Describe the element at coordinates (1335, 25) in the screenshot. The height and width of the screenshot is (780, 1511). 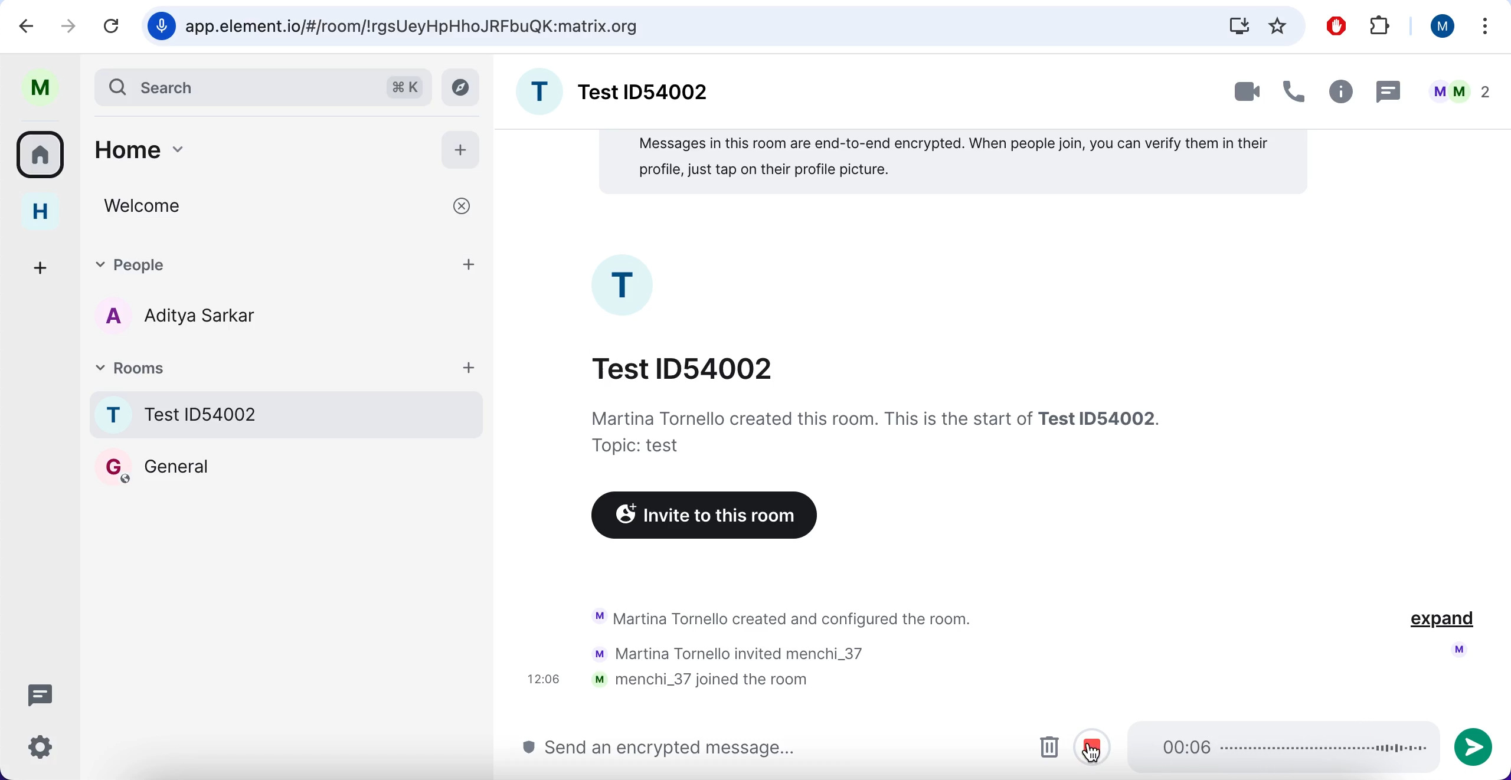
I see `ad block` at that location.